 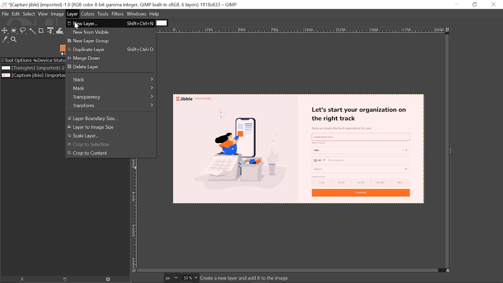 What do you see at coordinates (33, 68) in the screenshot?
I see `Image file titled "Triangles"` at bounding box center [33, 68].